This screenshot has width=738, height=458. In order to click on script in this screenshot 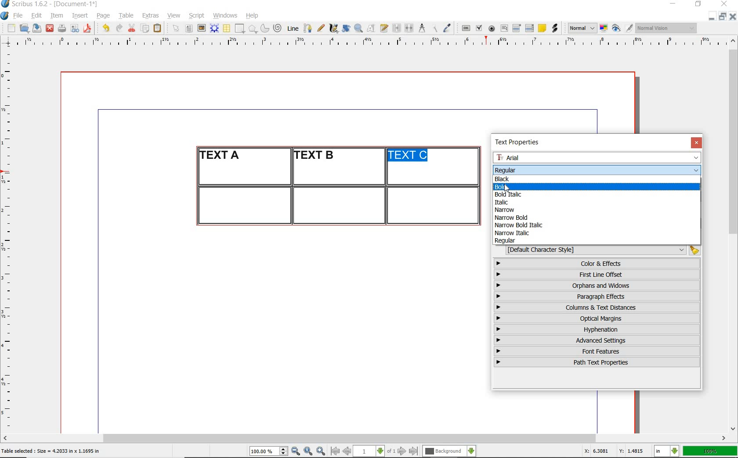, I will do `click(196, 15)`.